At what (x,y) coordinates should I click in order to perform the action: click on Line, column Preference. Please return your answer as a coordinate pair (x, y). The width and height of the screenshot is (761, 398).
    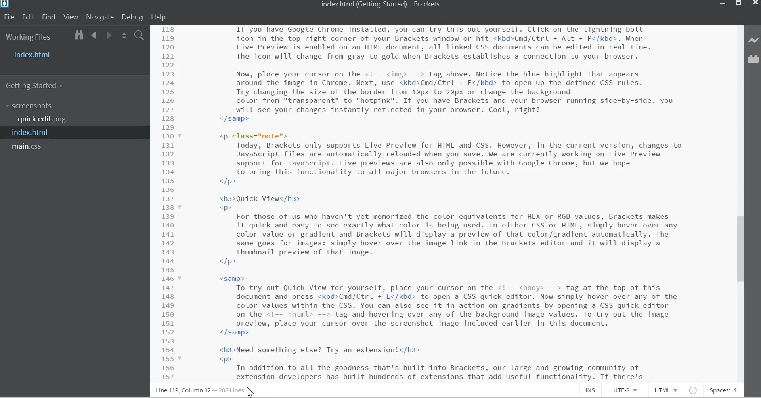
    Looking at the image, I should click on (182, 390).